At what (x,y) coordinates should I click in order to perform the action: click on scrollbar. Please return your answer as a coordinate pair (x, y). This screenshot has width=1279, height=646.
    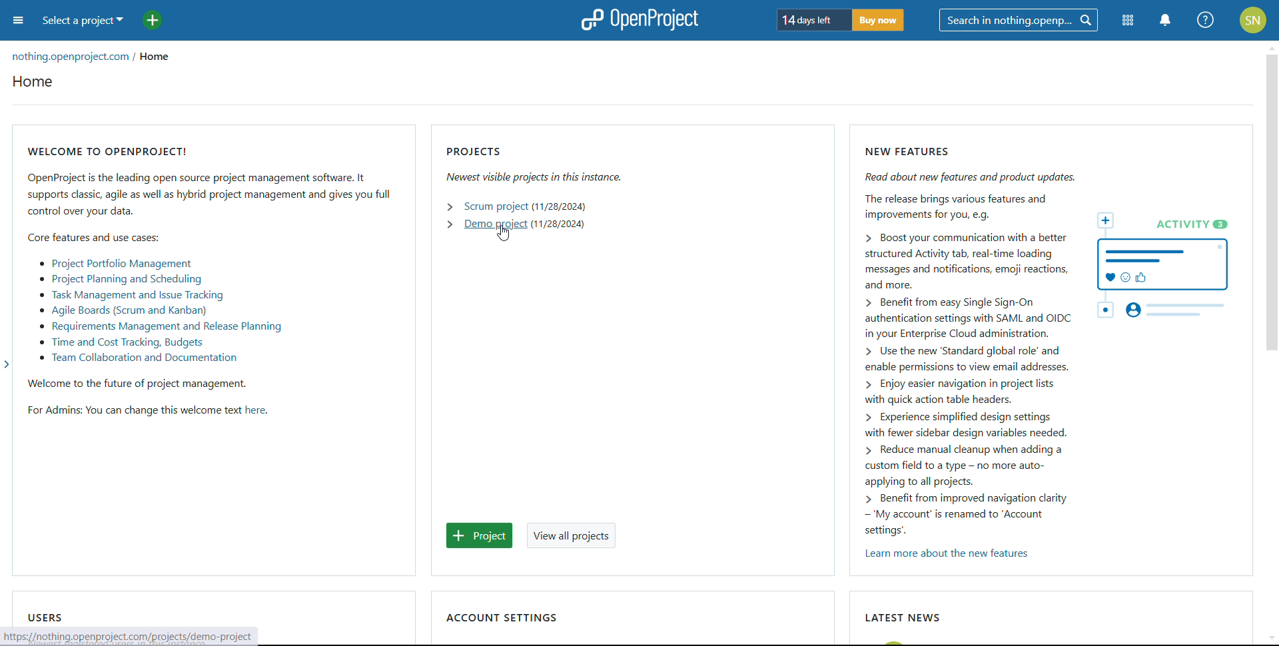
    Looking at the image, I should click on (1270, 202).